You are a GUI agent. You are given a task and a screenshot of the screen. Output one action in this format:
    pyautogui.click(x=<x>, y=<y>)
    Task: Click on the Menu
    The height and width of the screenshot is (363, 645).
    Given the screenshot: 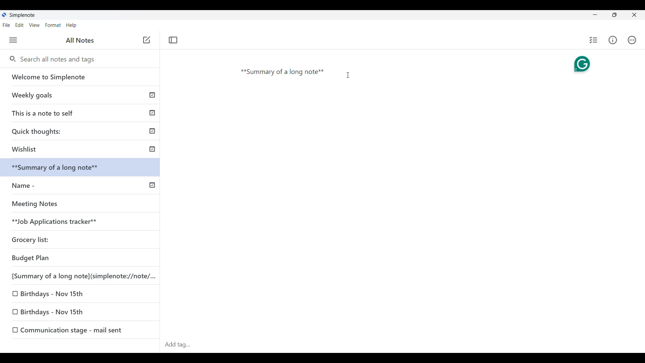 What is the action you would take?
    pyautogui.click(x=13, y=40)
    